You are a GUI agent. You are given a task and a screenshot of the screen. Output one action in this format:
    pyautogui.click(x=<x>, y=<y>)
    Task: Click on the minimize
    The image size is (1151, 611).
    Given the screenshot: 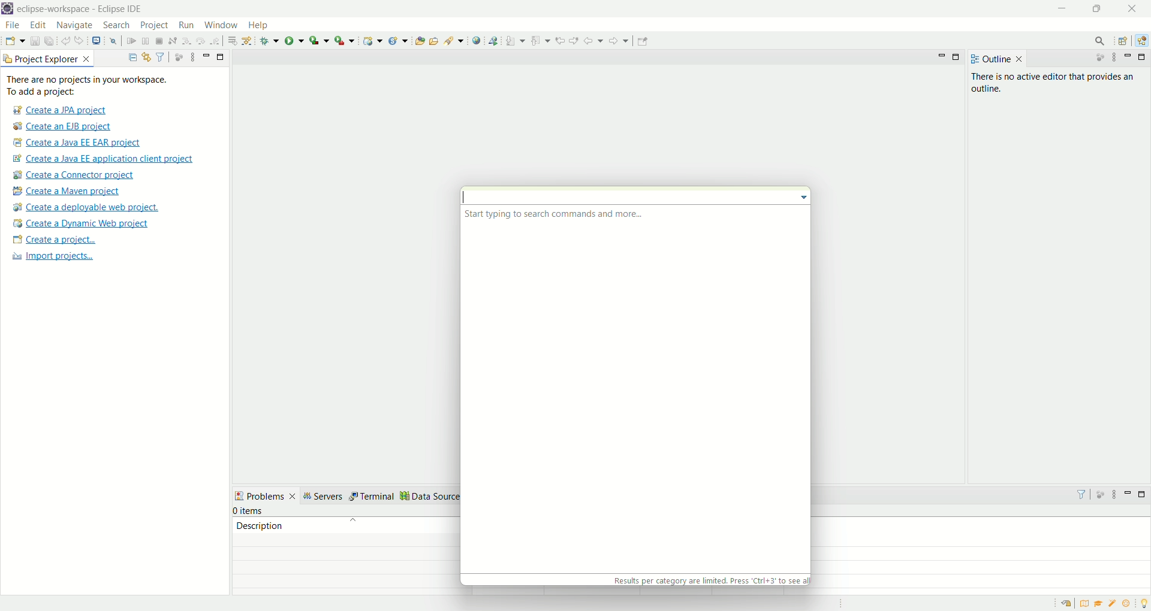 What is the action you would take?
    pyautogui.click(x=942, y=56)
    